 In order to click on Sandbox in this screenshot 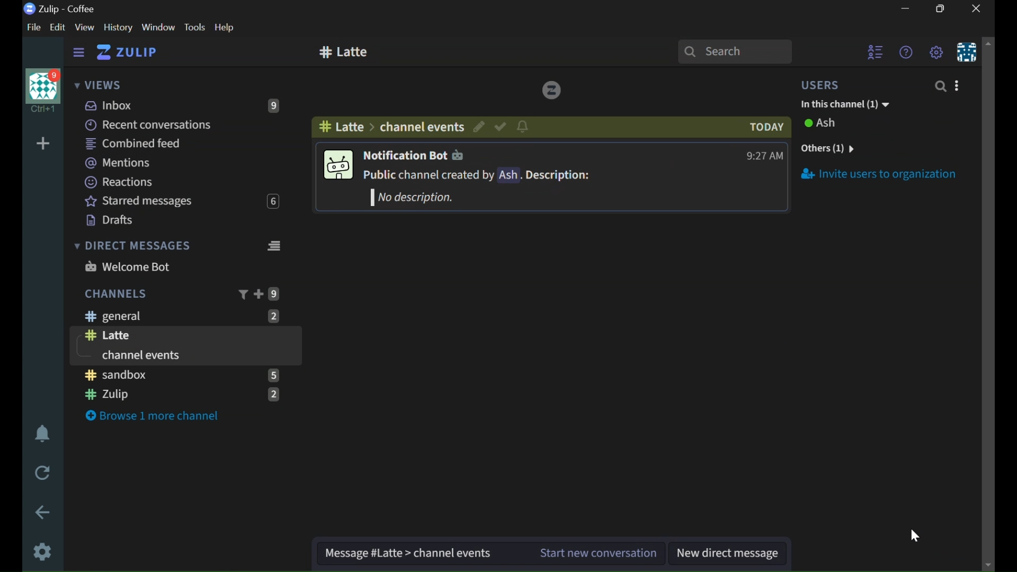, I will do `click(182, 374)`.